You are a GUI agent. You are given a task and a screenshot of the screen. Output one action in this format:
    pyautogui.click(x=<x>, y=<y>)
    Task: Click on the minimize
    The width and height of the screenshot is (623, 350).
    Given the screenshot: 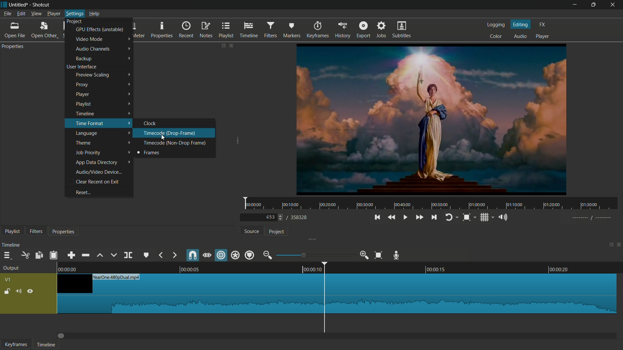 What is the action you would take?
    pyautogui.click(x=574, y=5)
    